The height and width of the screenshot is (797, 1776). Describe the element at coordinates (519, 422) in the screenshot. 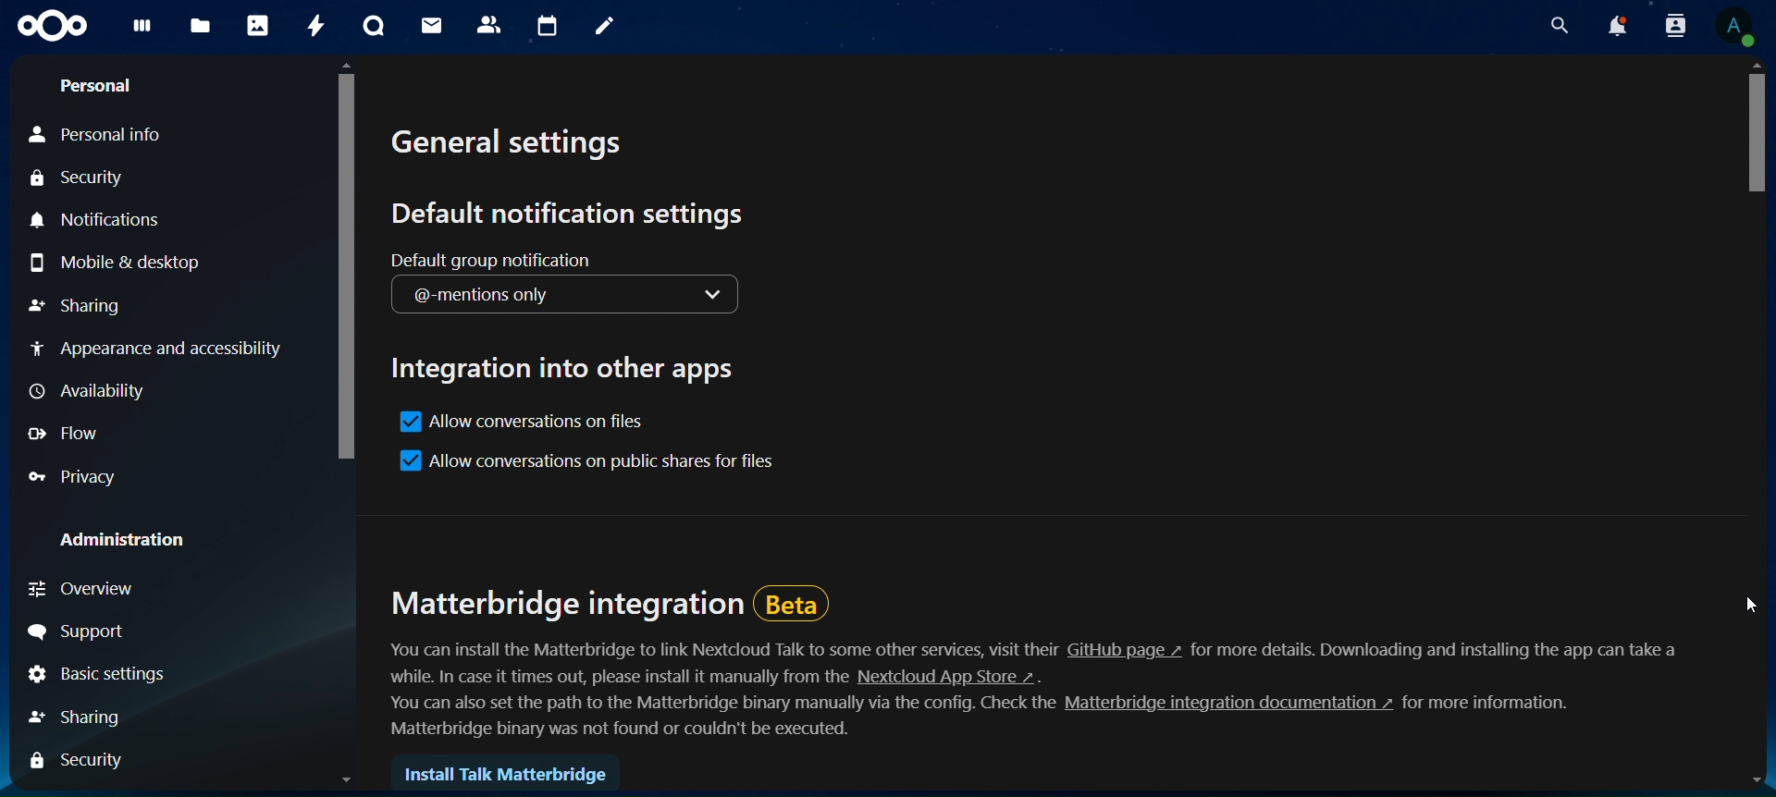

I see `allow conversations on files` at that location.